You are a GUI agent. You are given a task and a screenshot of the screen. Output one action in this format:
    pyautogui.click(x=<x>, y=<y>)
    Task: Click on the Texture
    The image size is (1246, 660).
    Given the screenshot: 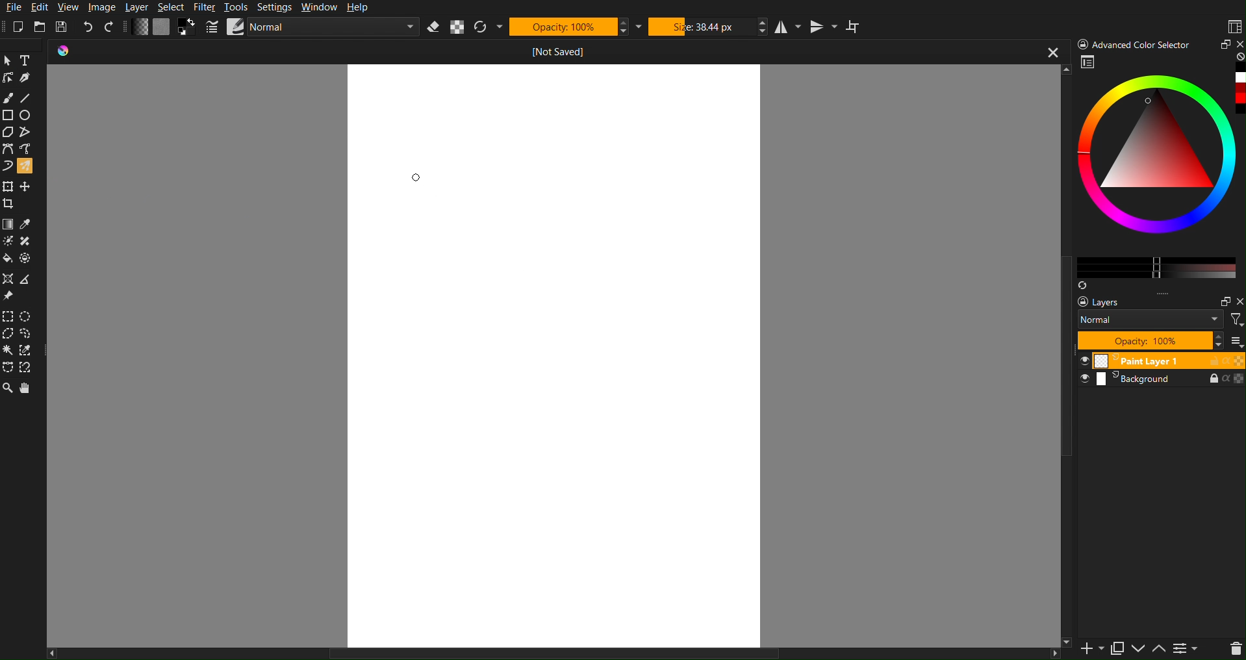 What is the action you would take?
    pyautogui.click(x=162, y=27)
    